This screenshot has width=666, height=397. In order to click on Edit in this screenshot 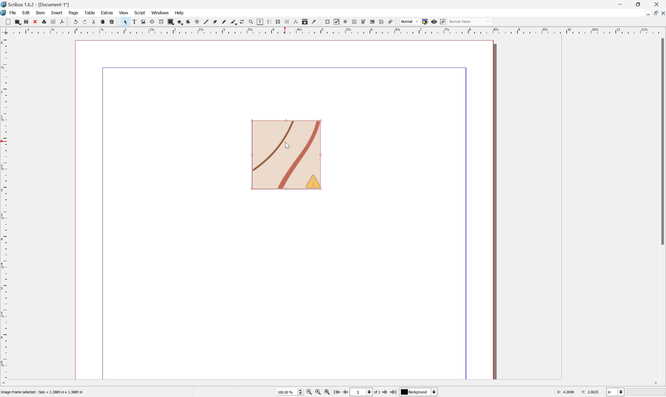, I will do `click(27, 13)`.